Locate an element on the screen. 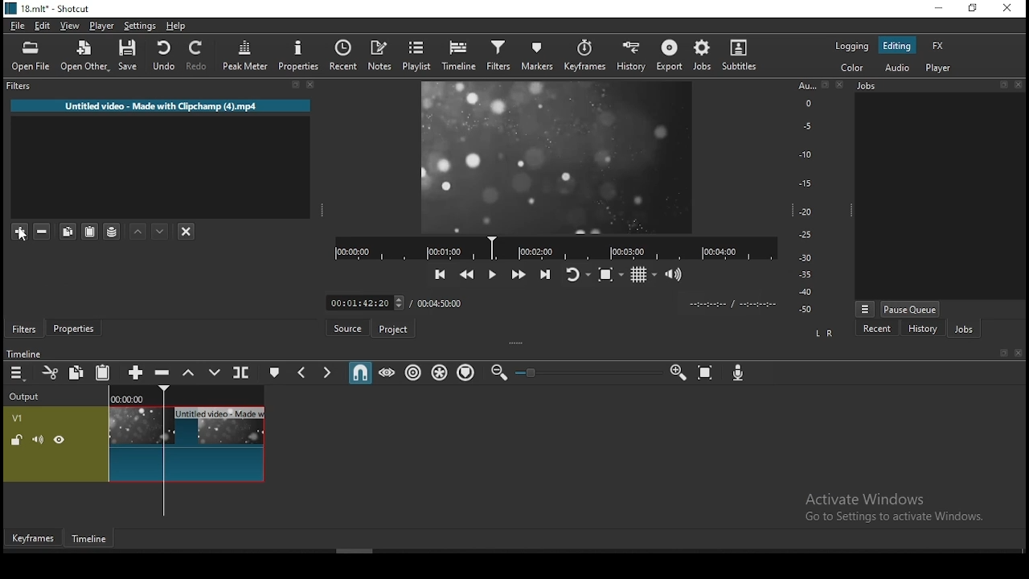 The image size is (1029, 579). ripple markers is located at coordinates (468, 373).